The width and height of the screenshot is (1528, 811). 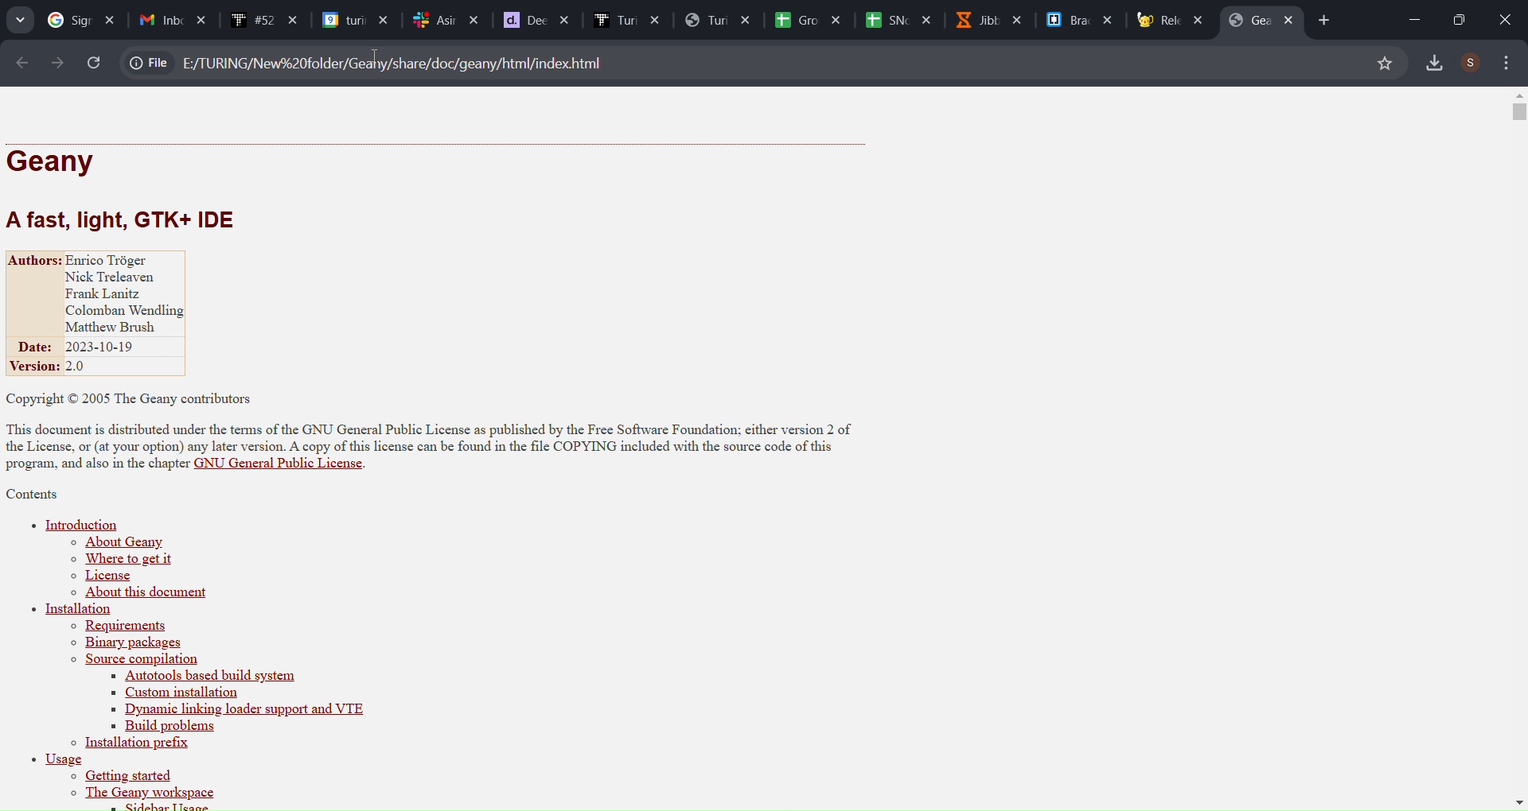 I want to click on minimize, so click(x=1407, y=16).